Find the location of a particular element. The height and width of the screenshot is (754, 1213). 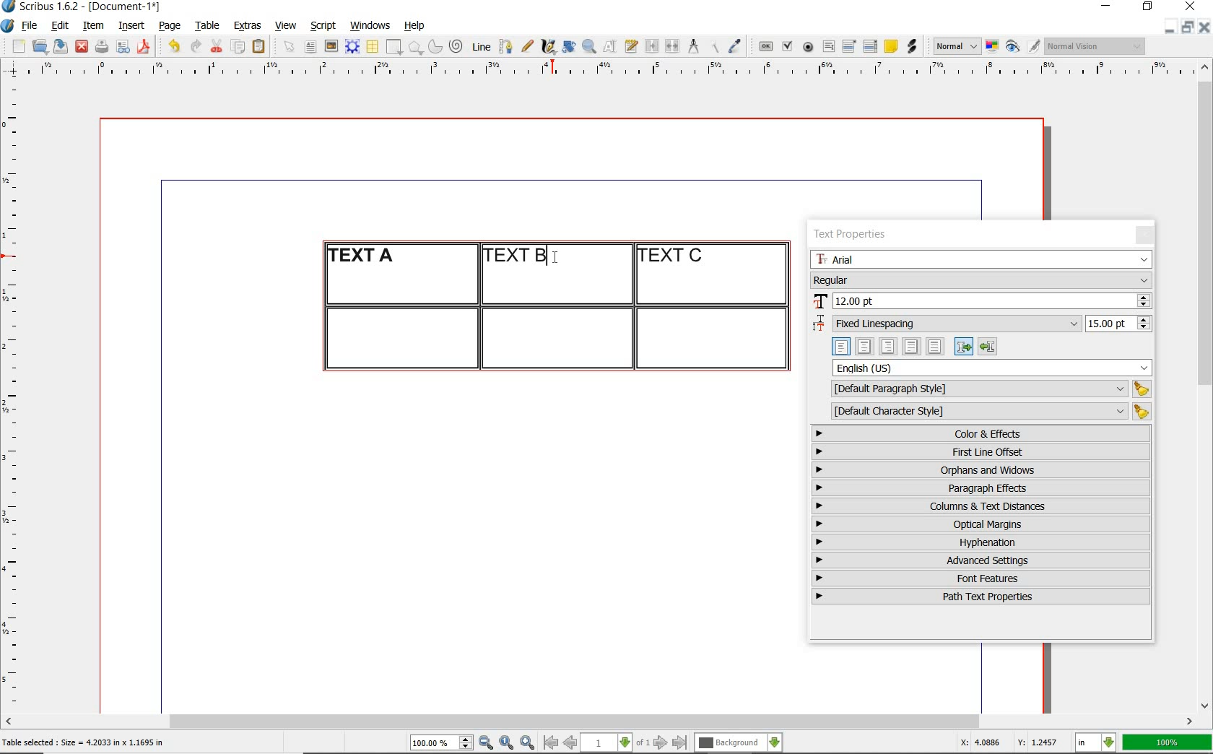

editor is located at coordinates (547, 253).